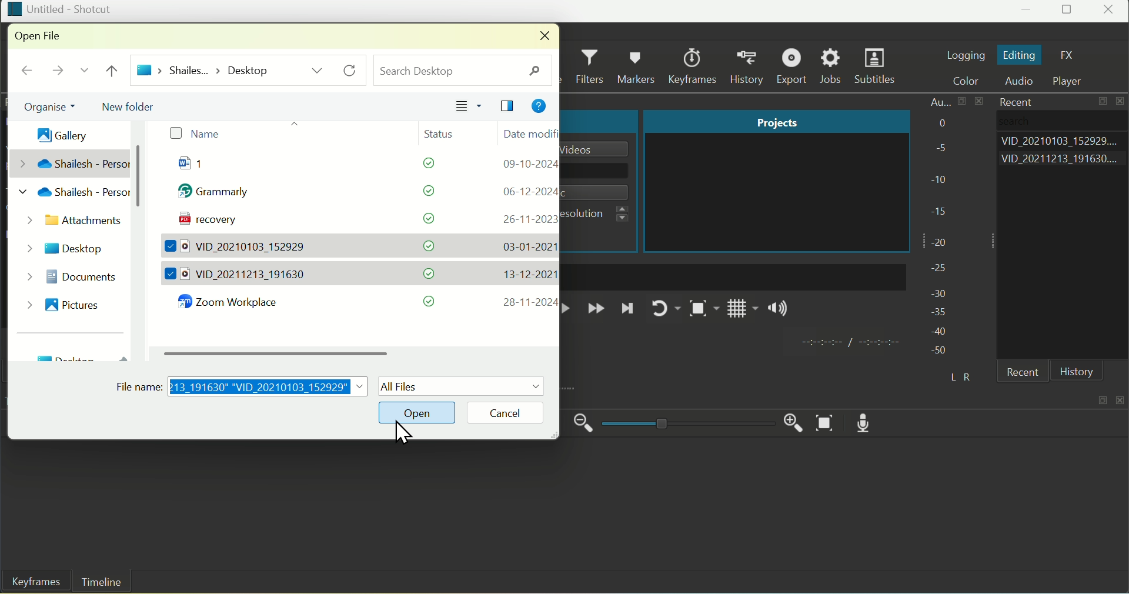 This screenshot has width=1129, height=594. Describe the element at coordinates (596, 309) in the screenshot. I see `Forward` at that location.